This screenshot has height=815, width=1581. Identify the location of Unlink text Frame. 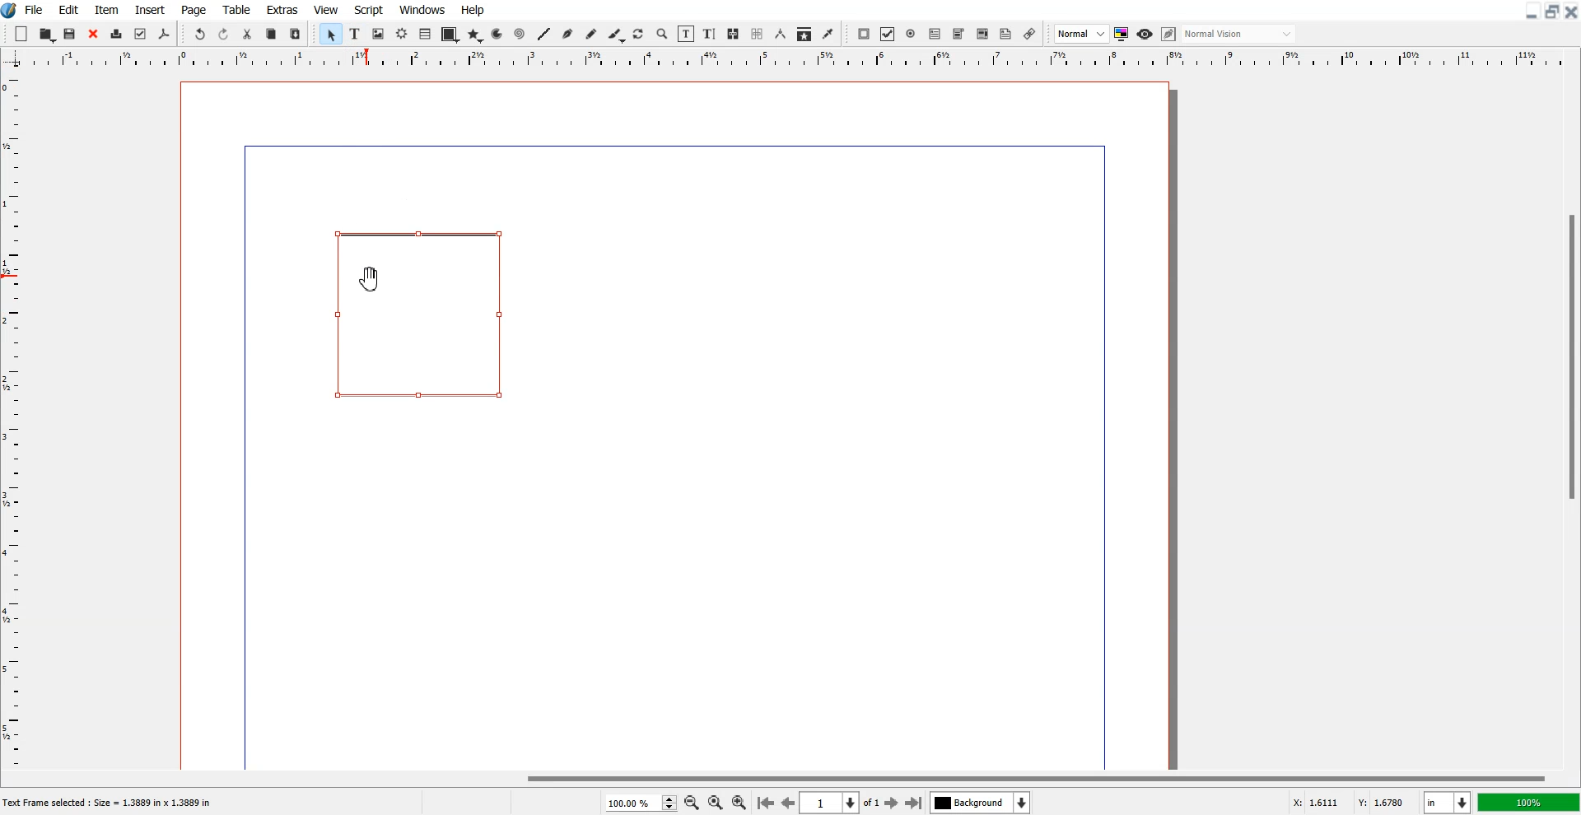
(758, 35).